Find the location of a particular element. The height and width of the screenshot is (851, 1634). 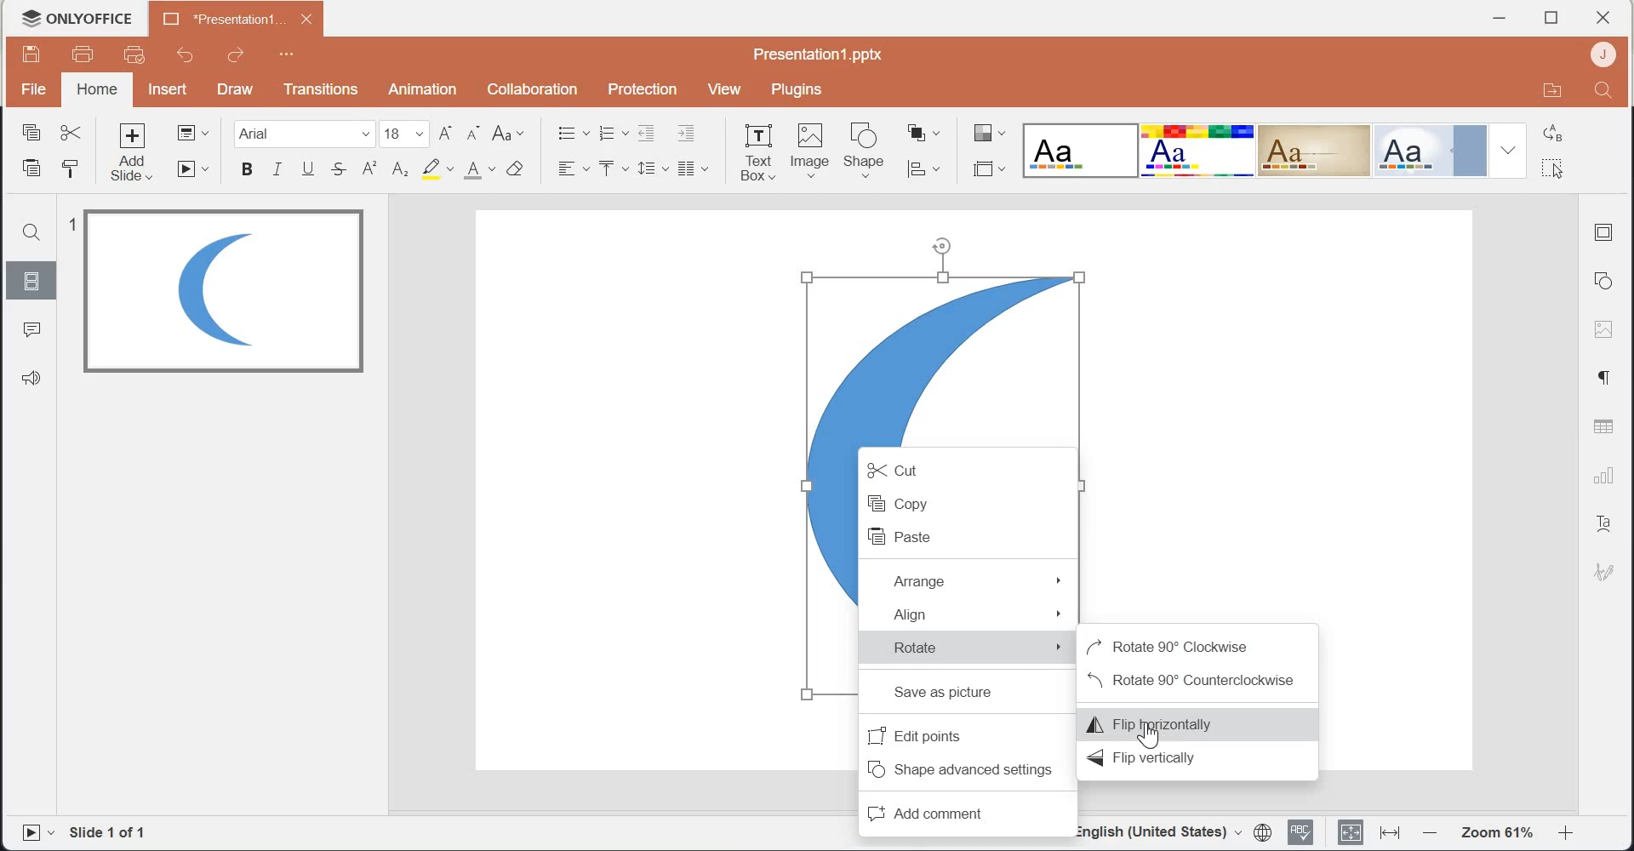

Classic is located at coordinates (1316, 151).